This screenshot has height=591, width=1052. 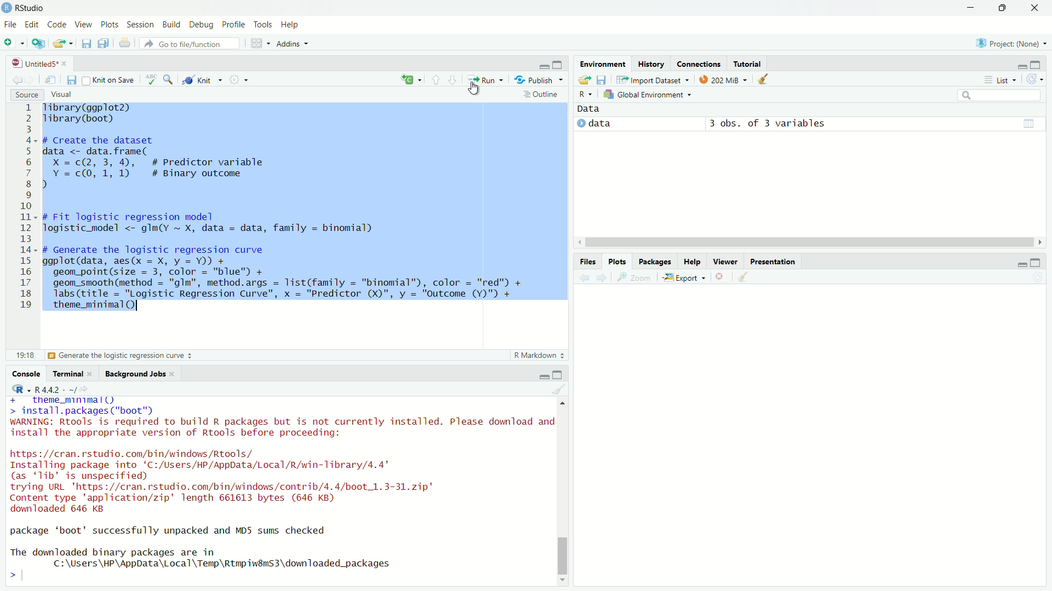 What do you see at coordinates (810, 242) in the screenshot?
I see `horizontal scroll bar` at bounding box center [810, 242].